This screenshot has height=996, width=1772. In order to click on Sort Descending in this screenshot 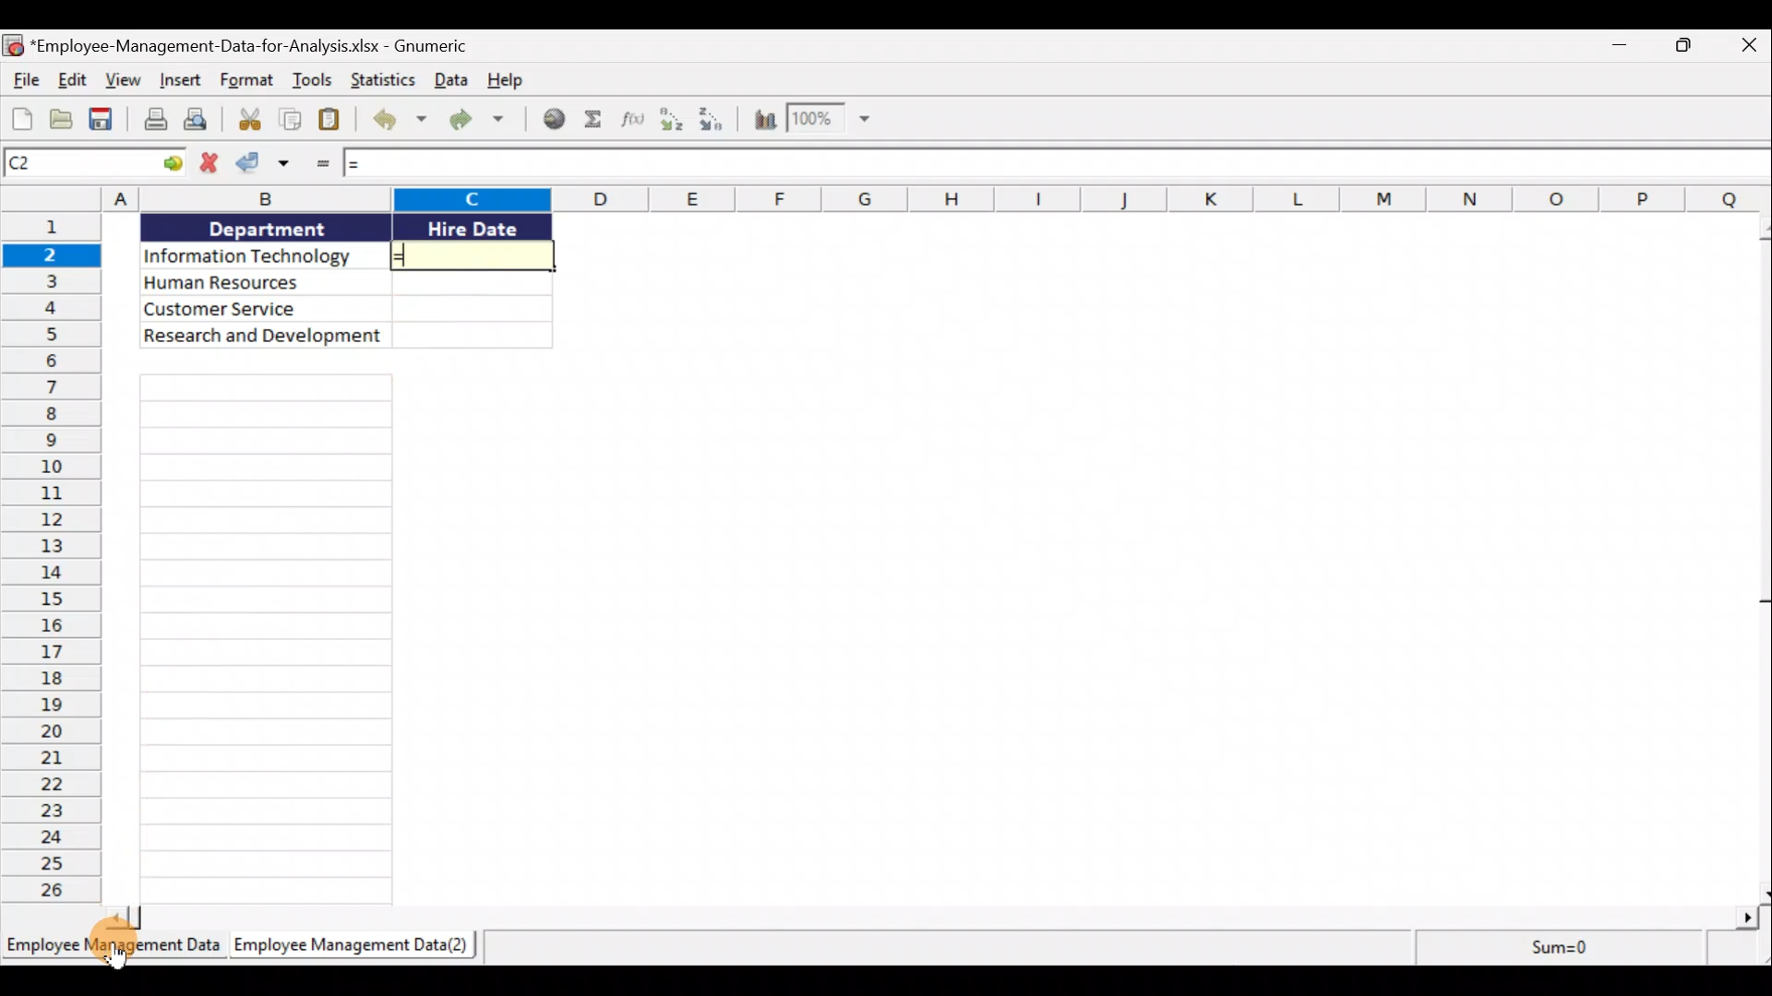, I will do `click(717, 121)`.